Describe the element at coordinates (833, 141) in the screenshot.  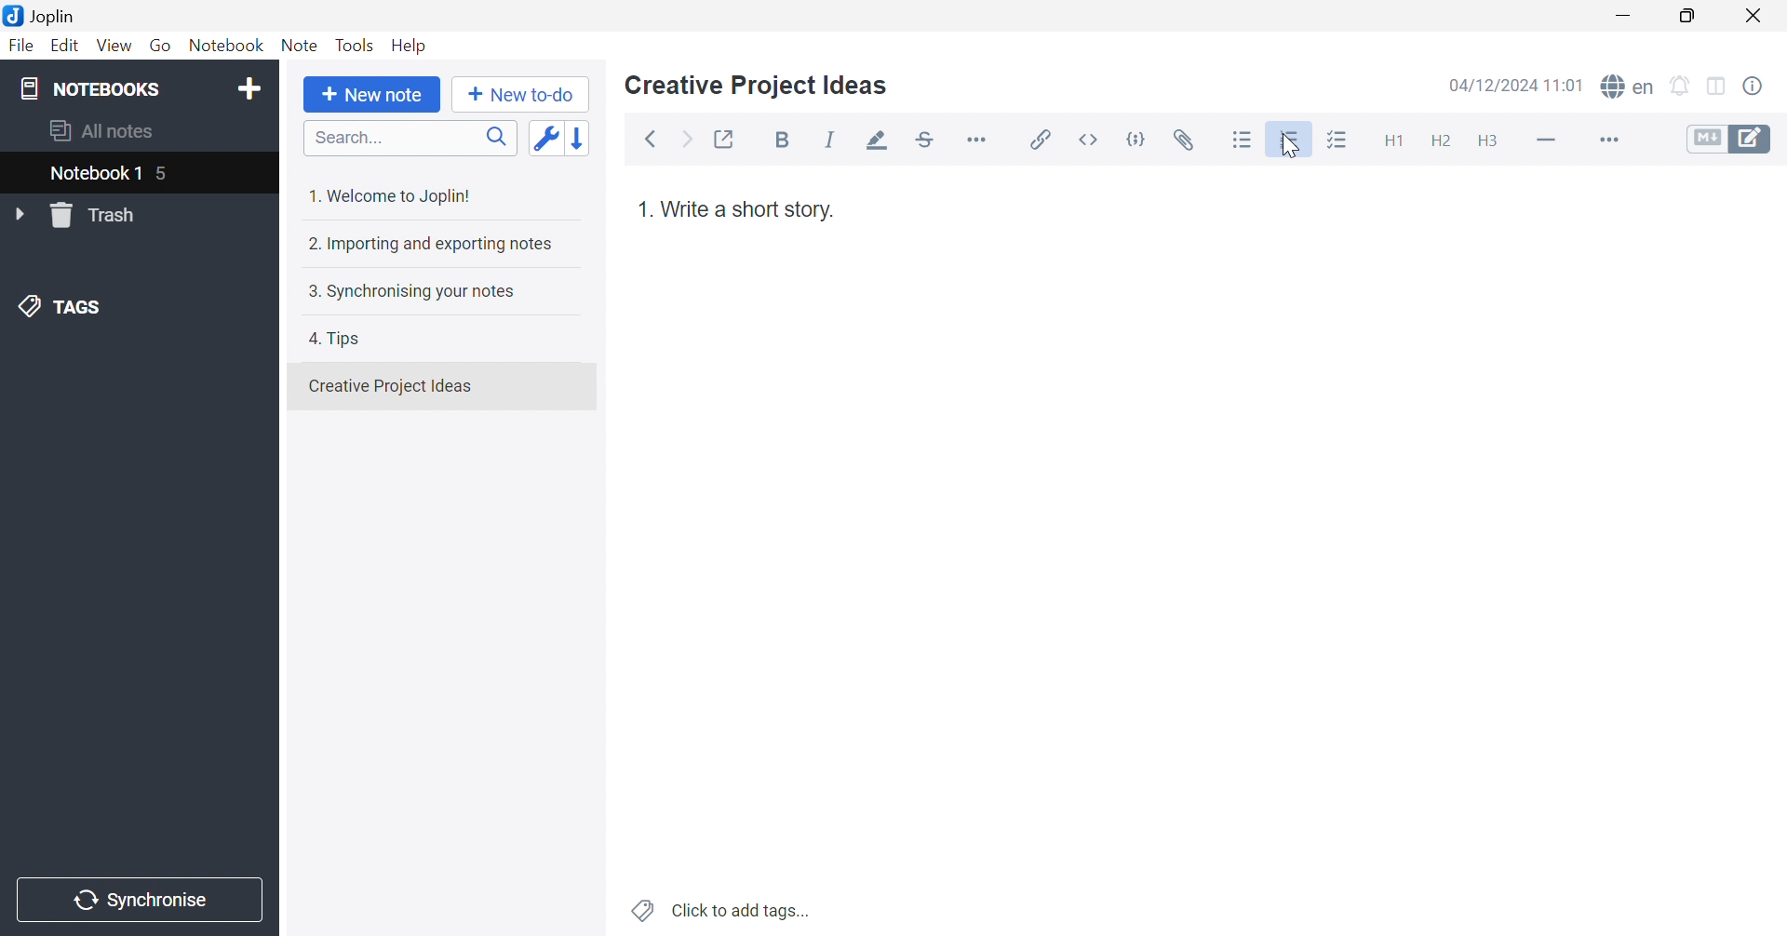
I see `Italic` at that location.